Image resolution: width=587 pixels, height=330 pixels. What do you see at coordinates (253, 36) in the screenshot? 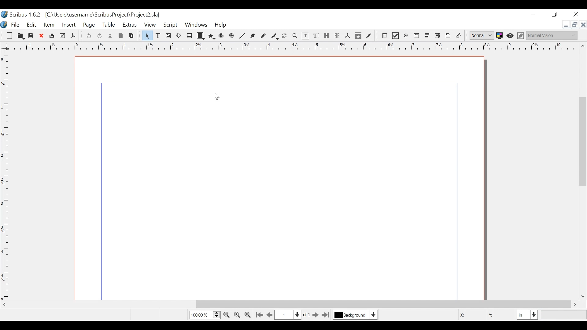
I see `Bezier curve` at bounding box center [253, 36].